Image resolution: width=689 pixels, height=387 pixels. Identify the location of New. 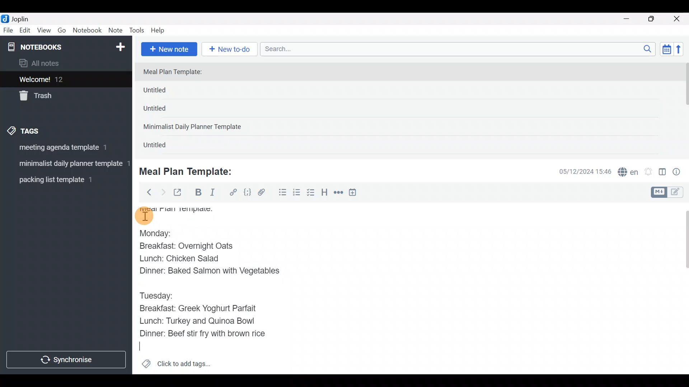
(120, 46).